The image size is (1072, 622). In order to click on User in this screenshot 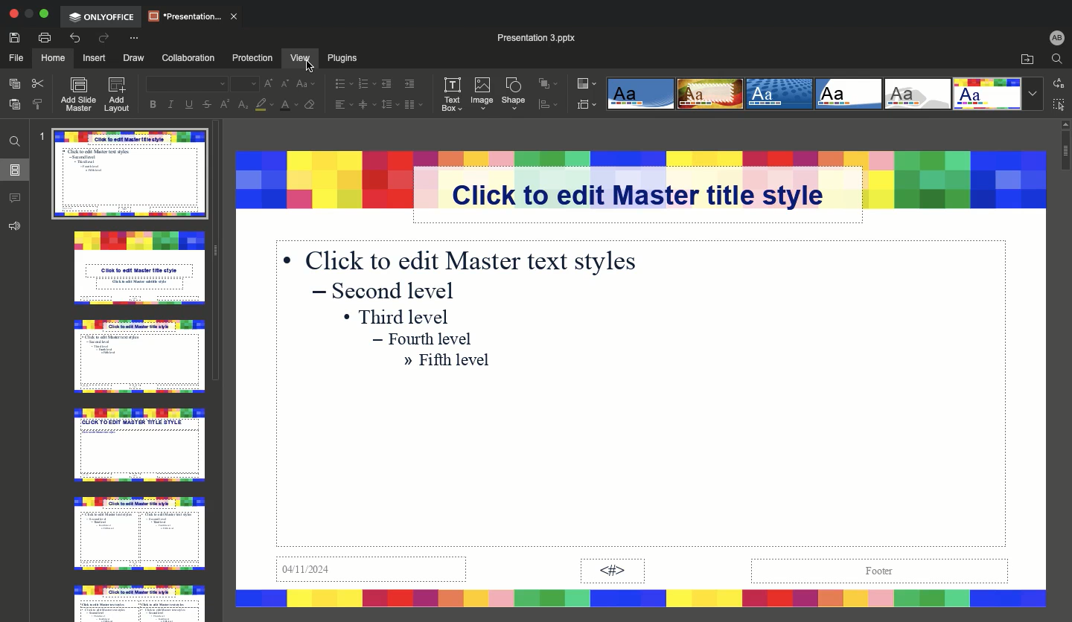, I will do `click(1056, 36)`.